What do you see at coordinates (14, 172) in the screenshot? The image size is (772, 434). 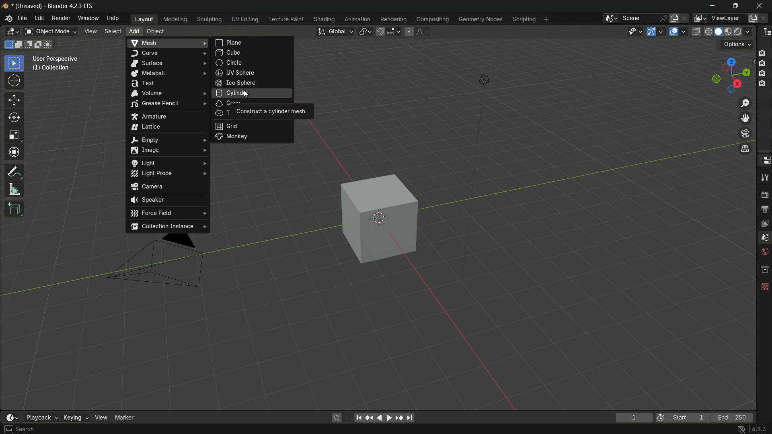 I see `annotate` at bounding box center [14, 172].